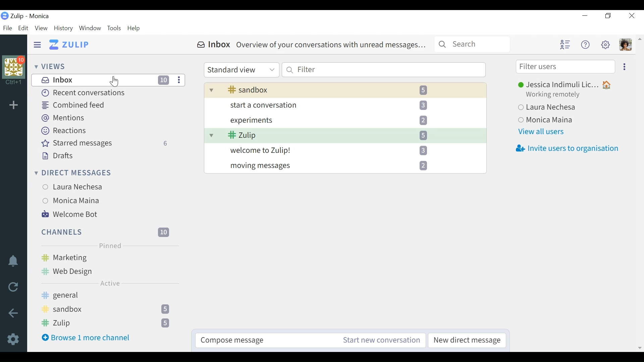 This screenshot has width=644, height=362. What do you see at coordinates (114, 28) in the screenshot?
I see `Tools` at bounding box center [114, 28].